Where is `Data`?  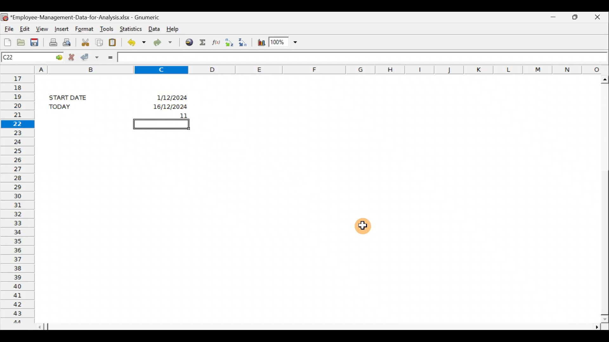
Data is located at coordinates (154, 29).